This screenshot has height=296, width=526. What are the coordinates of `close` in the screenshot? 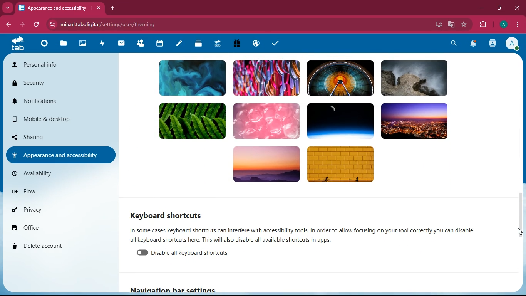 It's located at (518, 8).